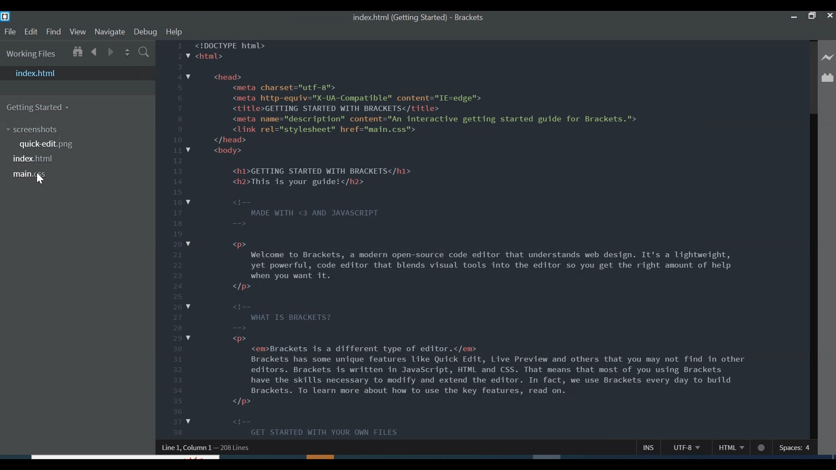  Describe the element at coordinates (647, 449) in the screenshot. I see `Insert` at that location.